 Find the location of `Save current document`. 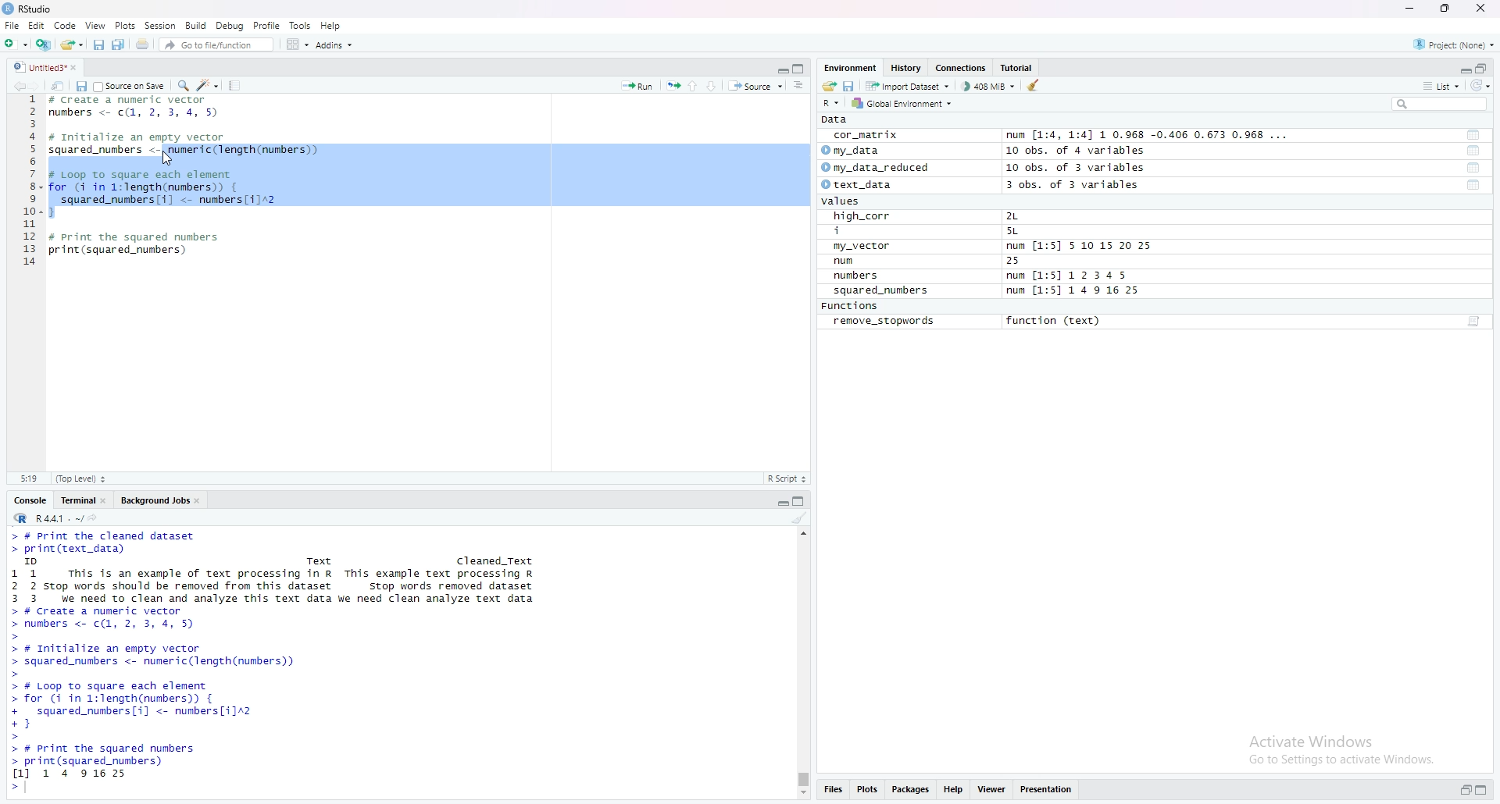

Save current document is located at coordinates (98, 43).